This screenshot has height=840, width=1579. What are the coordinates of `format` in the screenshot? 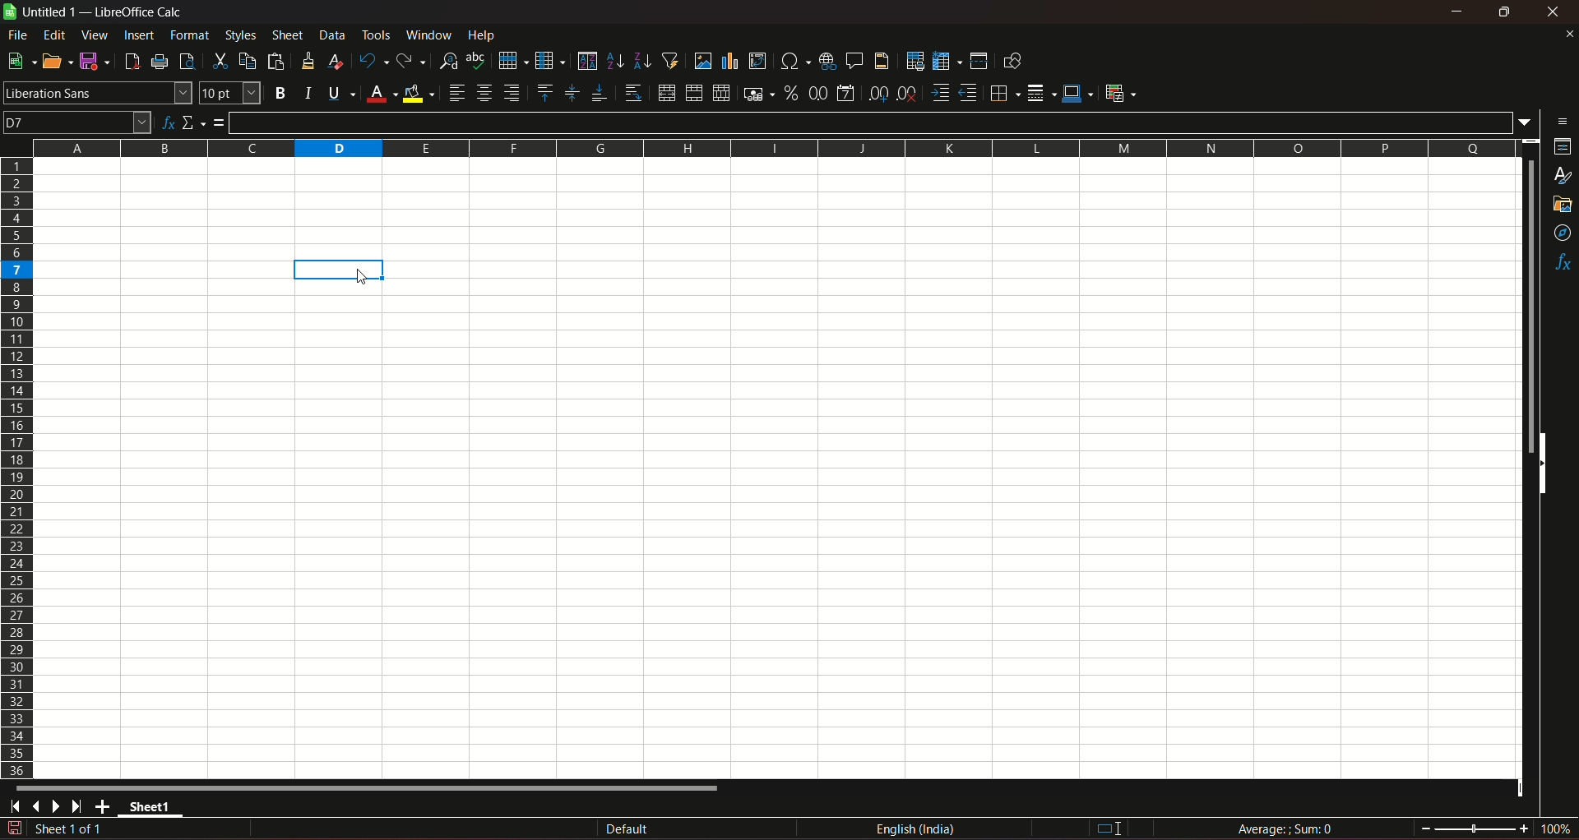 It's located at (191, 35).